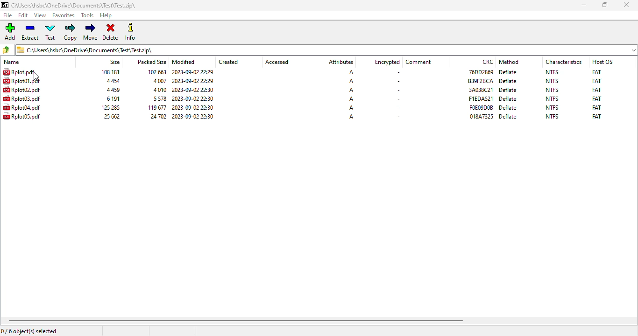  Describe the element at coordinates (30, 33) in the screenshot. I see `extract` at that location.